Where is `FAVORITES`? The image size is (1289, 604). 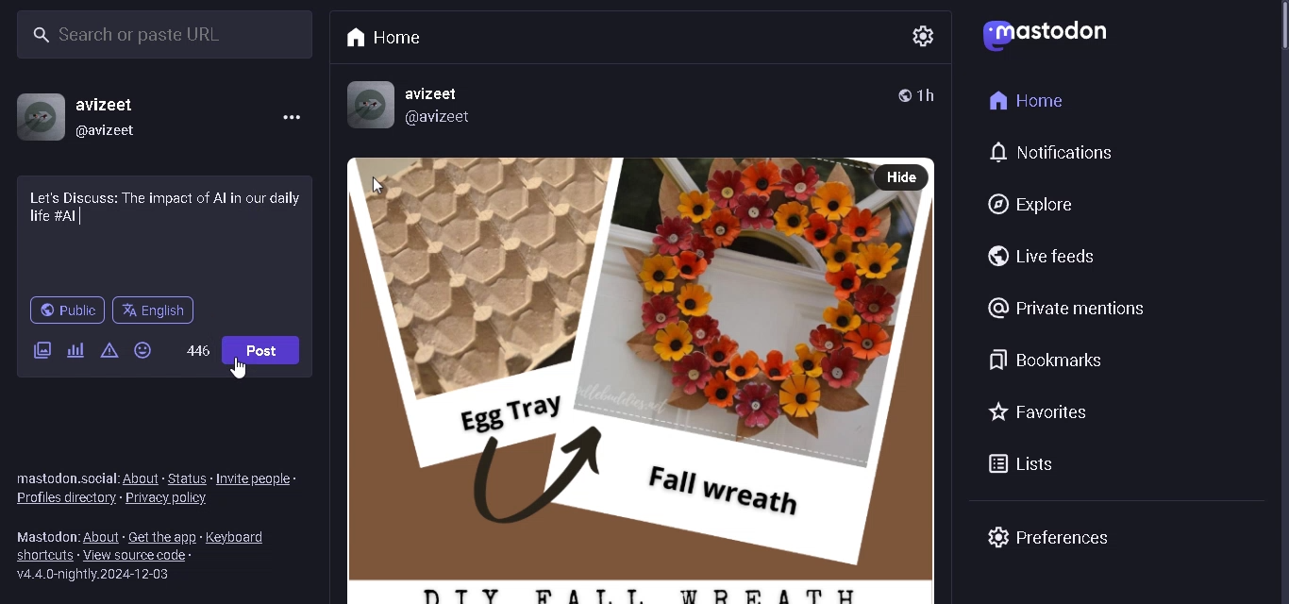
FAVORITES is located at coordinates (1039, 413).